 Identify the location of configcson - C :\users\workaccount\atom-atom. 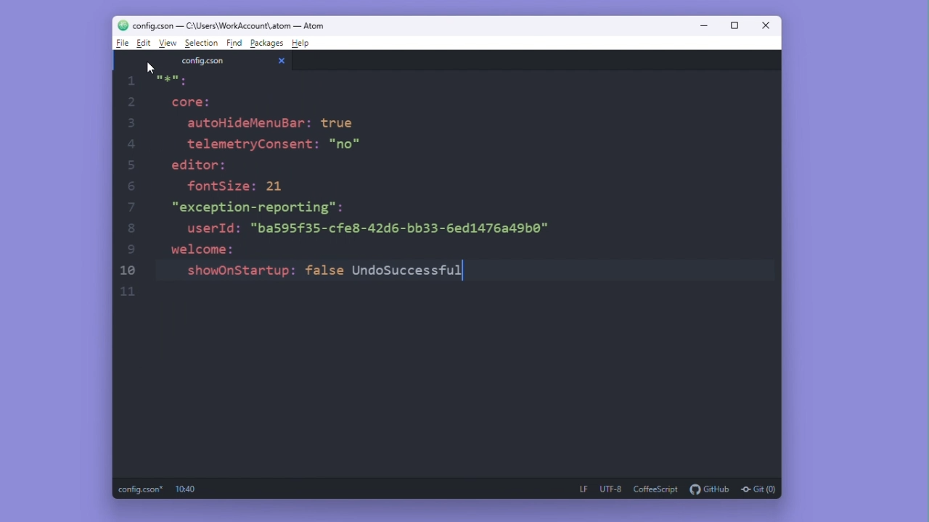
(237, 25).